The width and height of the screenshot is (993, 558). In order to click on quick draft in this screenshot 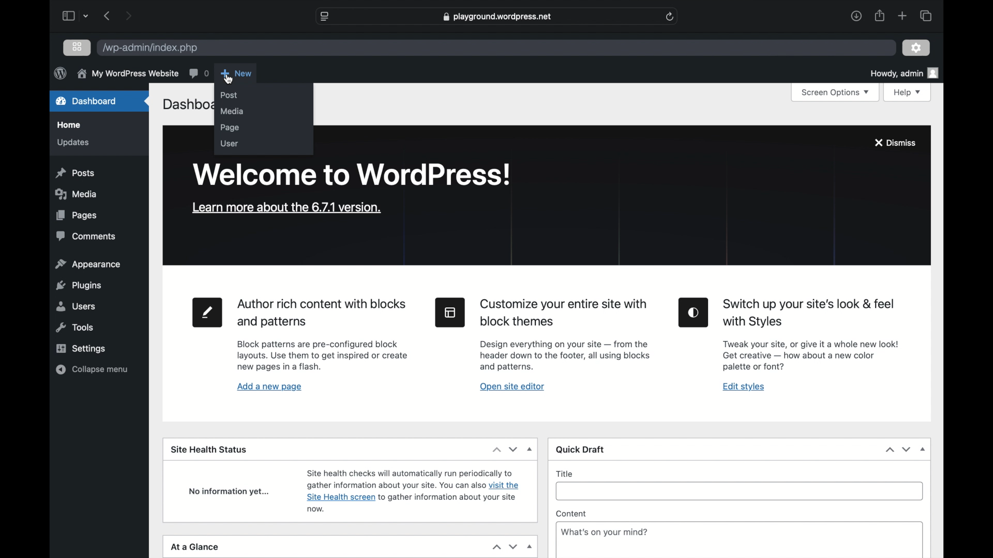, I will do `click(581, 449)`.